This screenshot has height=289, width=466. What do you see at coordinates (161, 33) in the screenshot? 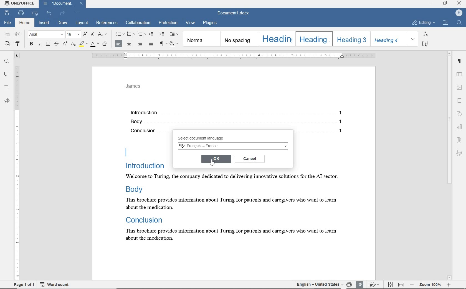
I see `increase indent` at bounding box center [161, 33].